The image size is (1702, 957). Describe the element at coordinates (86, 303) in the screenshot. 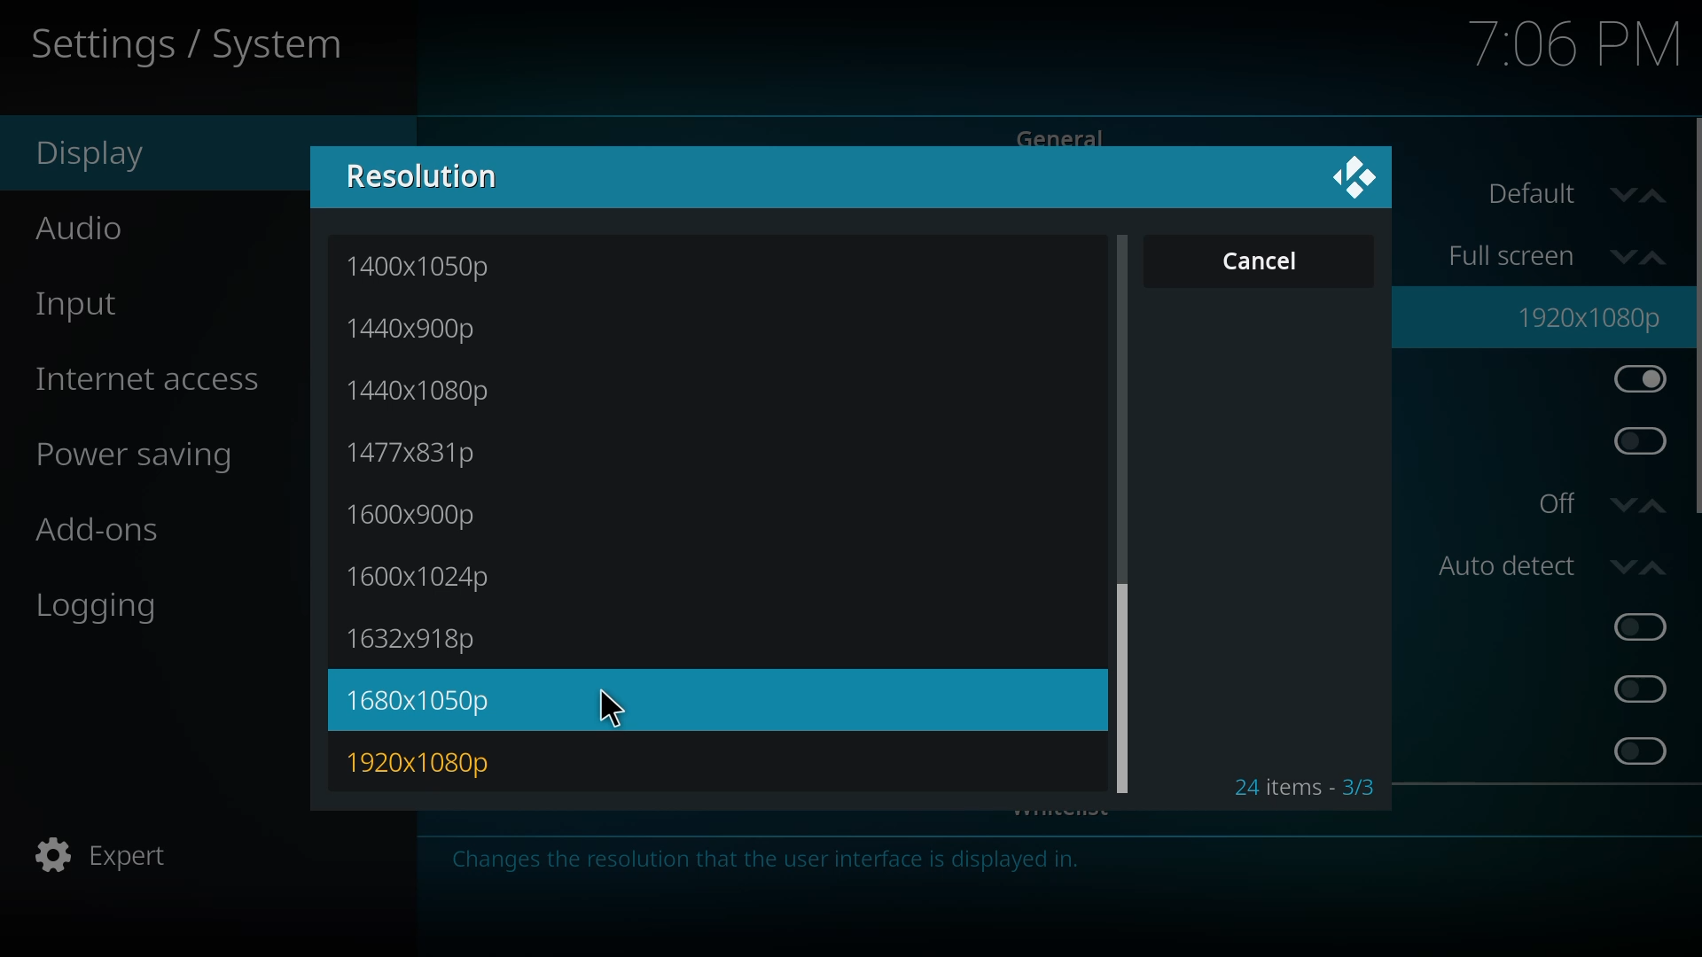

I see `input` at that location.